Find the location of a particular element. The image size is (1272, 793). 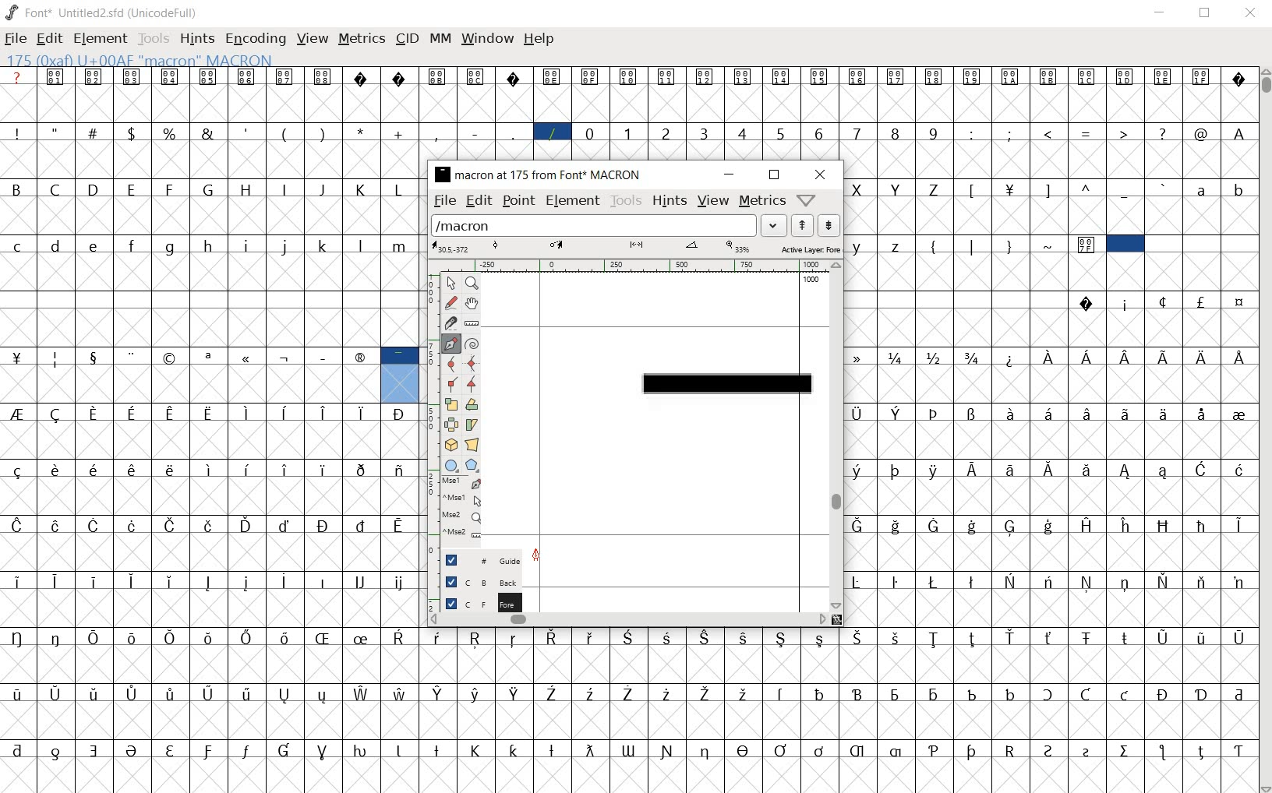

Symbol is located at coordinates (321, 77).